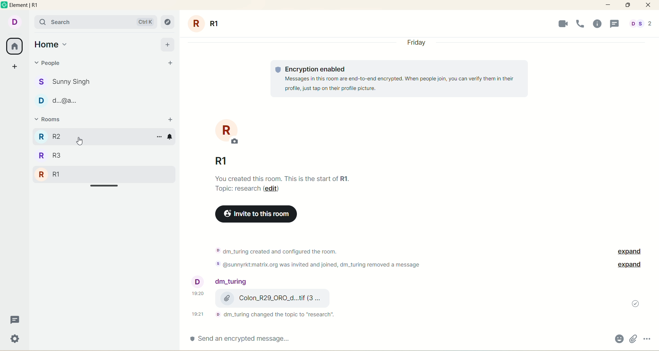 The image size is (659, 351). I want to click on video call, so click(561, 24).